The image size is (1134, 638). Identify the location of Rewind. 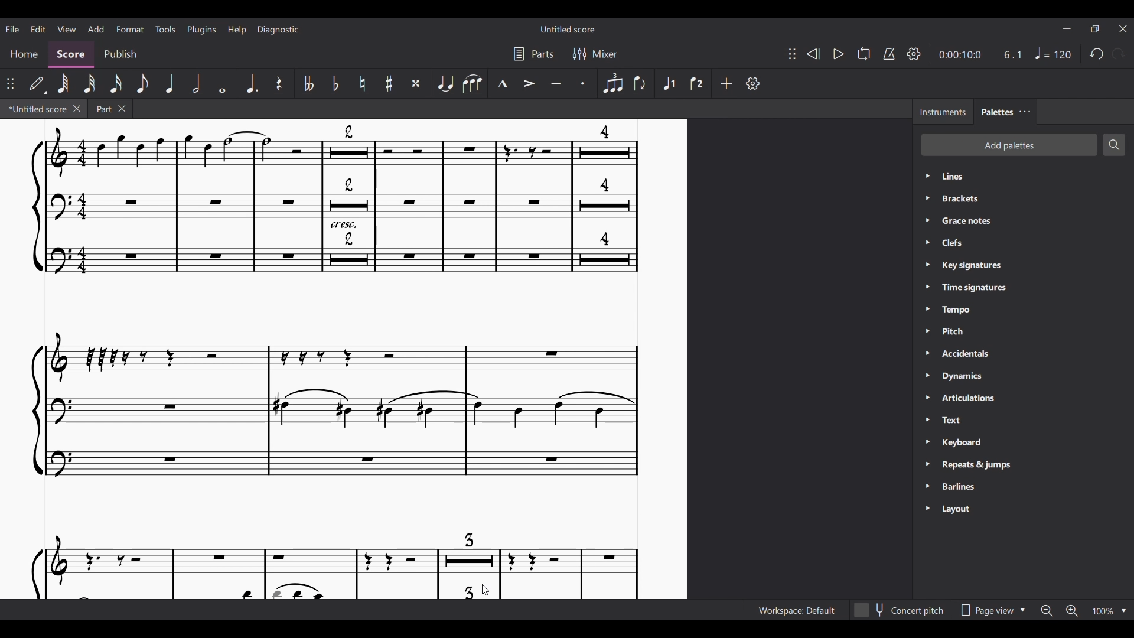
(813, 54).